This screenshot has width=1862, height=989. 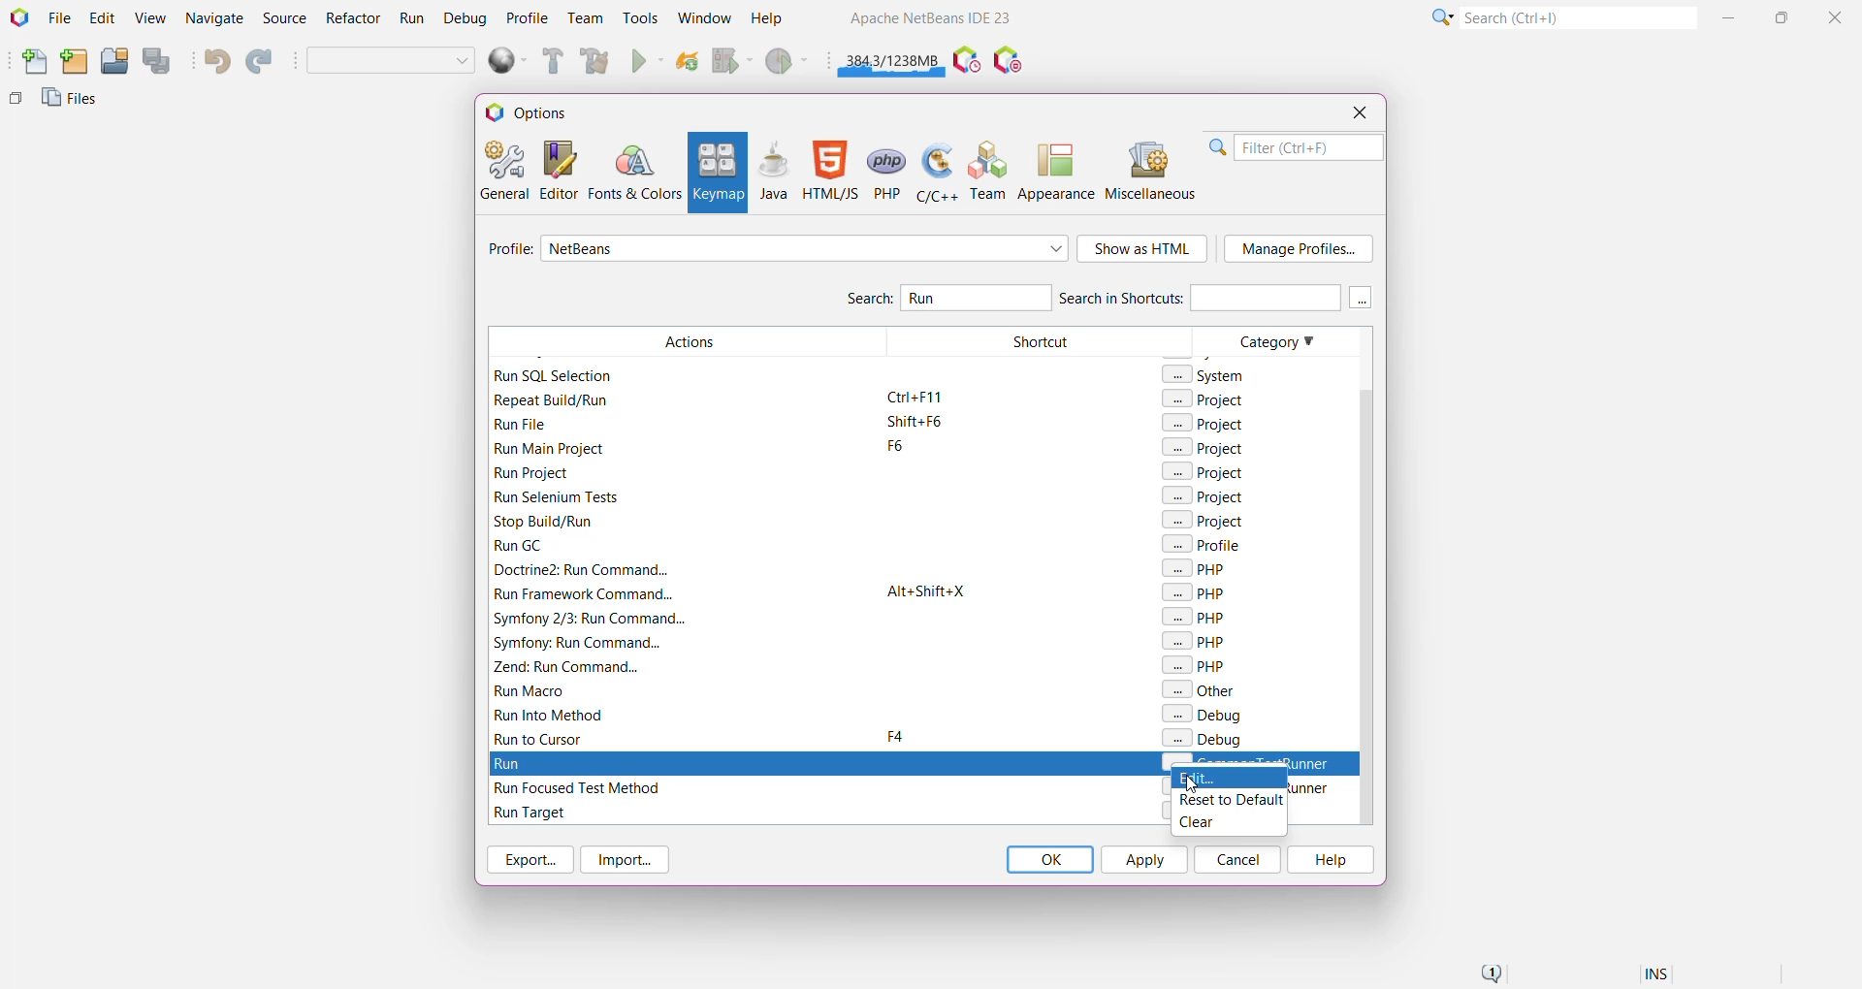 I want to click on Refactor, so click(x=355, y=20).